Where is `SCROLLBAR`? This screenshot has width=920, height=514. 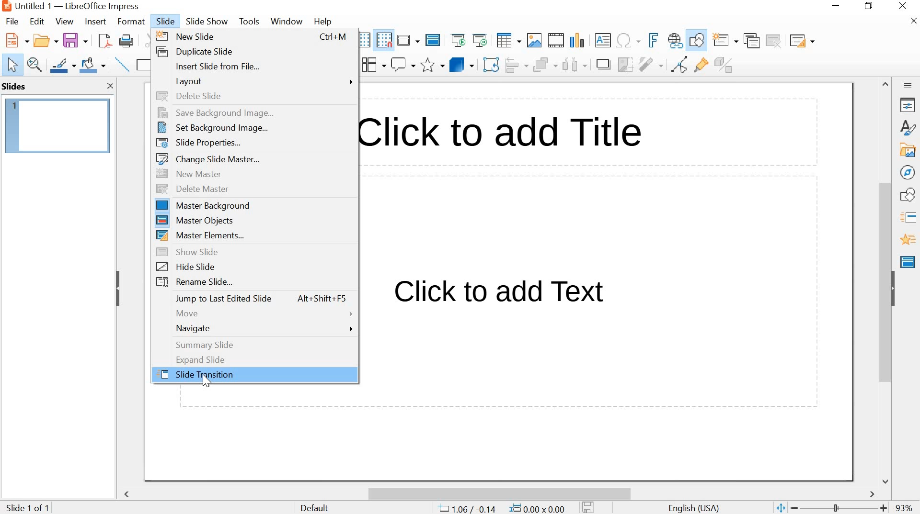
SCROLLBAR is located at coordinates (886, 281).